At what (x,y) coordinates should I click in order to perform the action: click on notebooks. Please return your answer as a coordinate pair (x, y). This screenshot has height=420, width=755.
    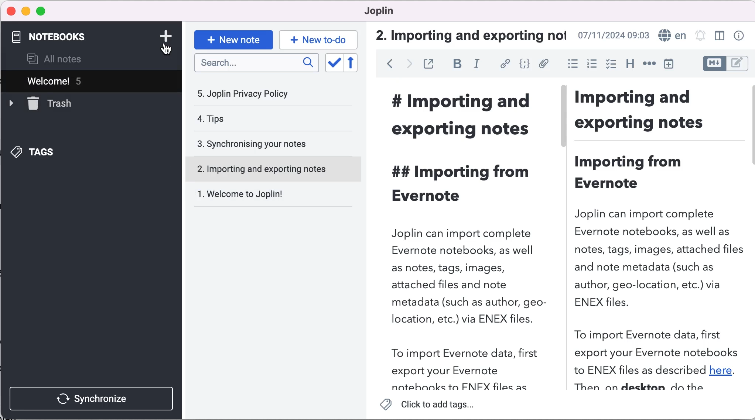
    Looking at the image, I should click on (55, 37).